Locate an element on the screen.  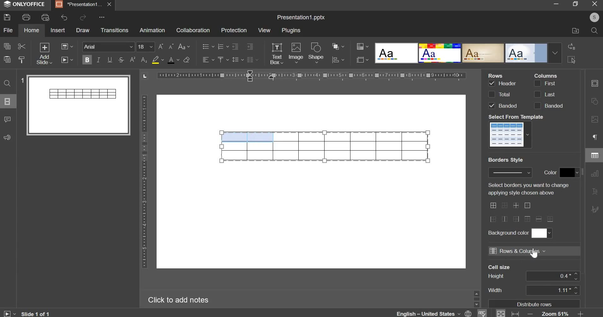
numbering is located at coordinates (222, 47).